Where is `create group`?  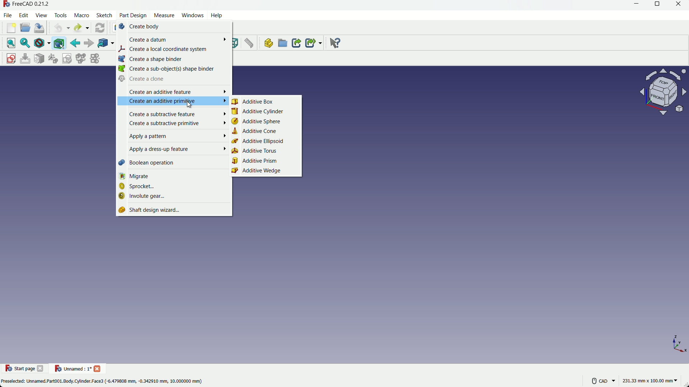
create group is located at coordinates (282, 44).